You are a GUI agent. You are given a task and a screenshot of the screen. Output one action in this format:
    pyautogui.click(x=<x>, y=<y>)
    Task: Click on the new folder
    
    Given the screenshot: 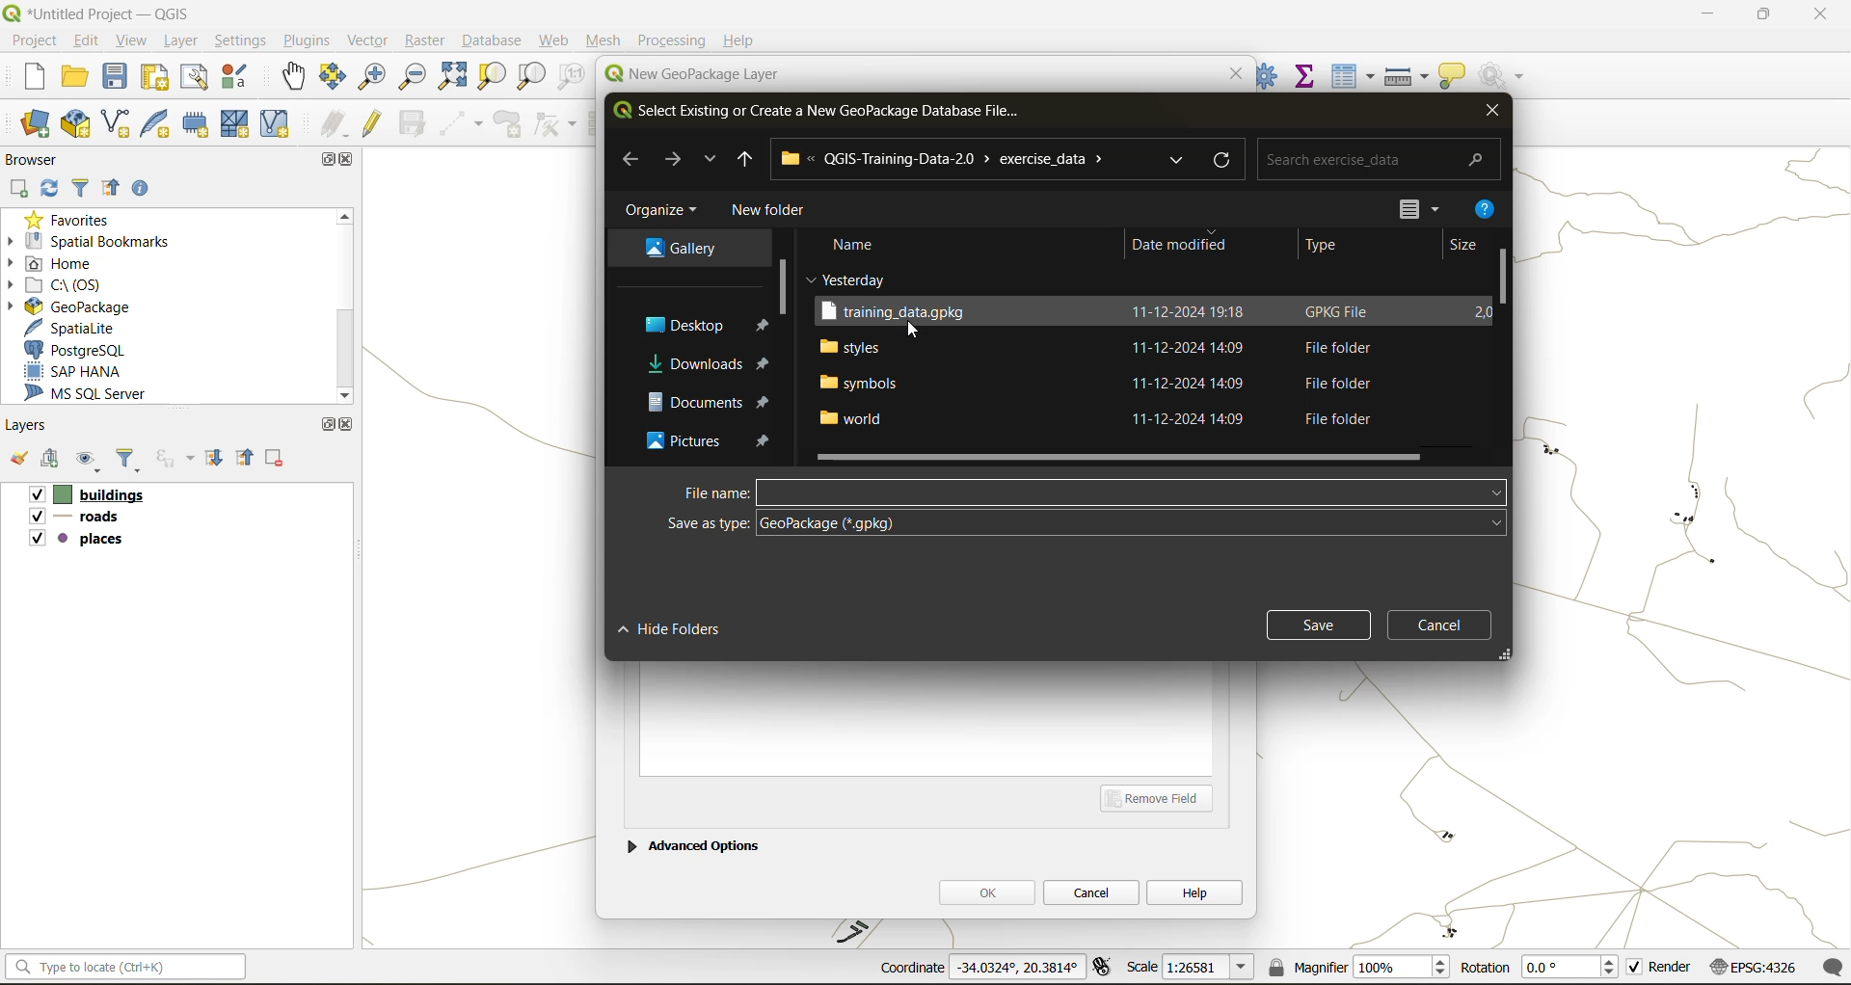 What is the action you would take?
    pyautogui.click(x=768, y=210)
    